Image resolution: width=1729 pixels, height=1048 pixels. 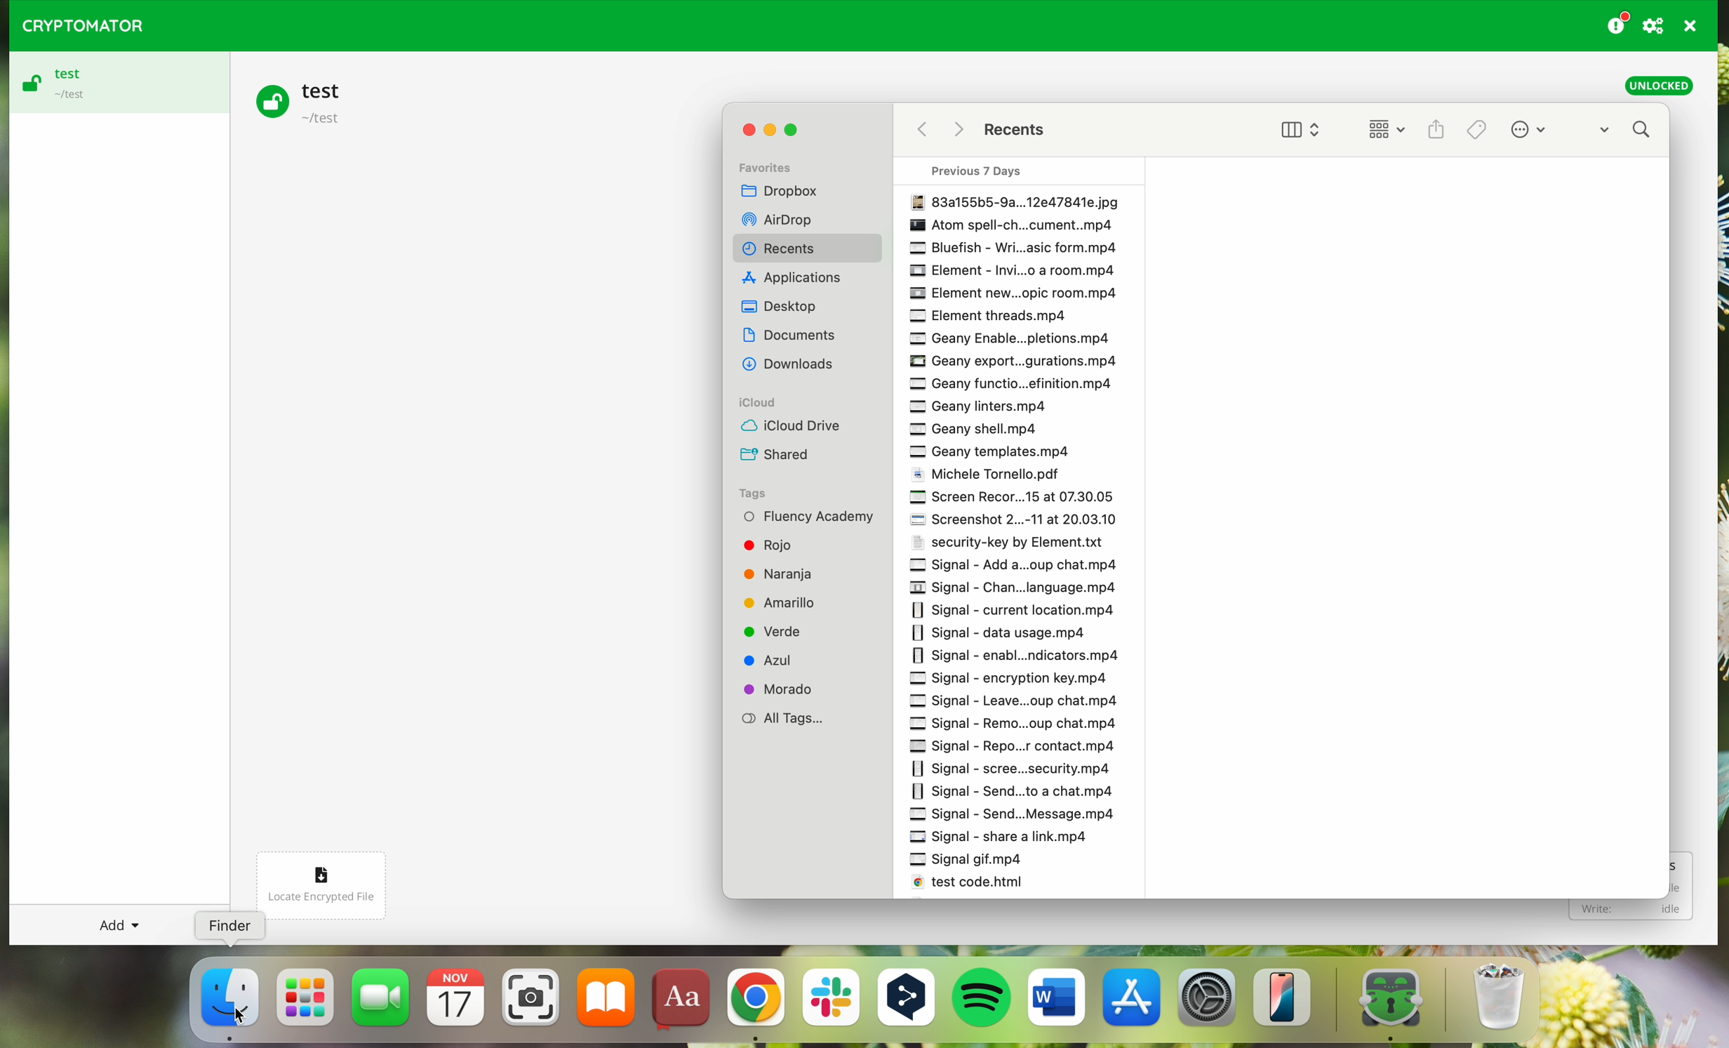 What do you see at coordinates (770, 543) in the screenshot?
I see `Rojo` at bounding box center [770, 543].